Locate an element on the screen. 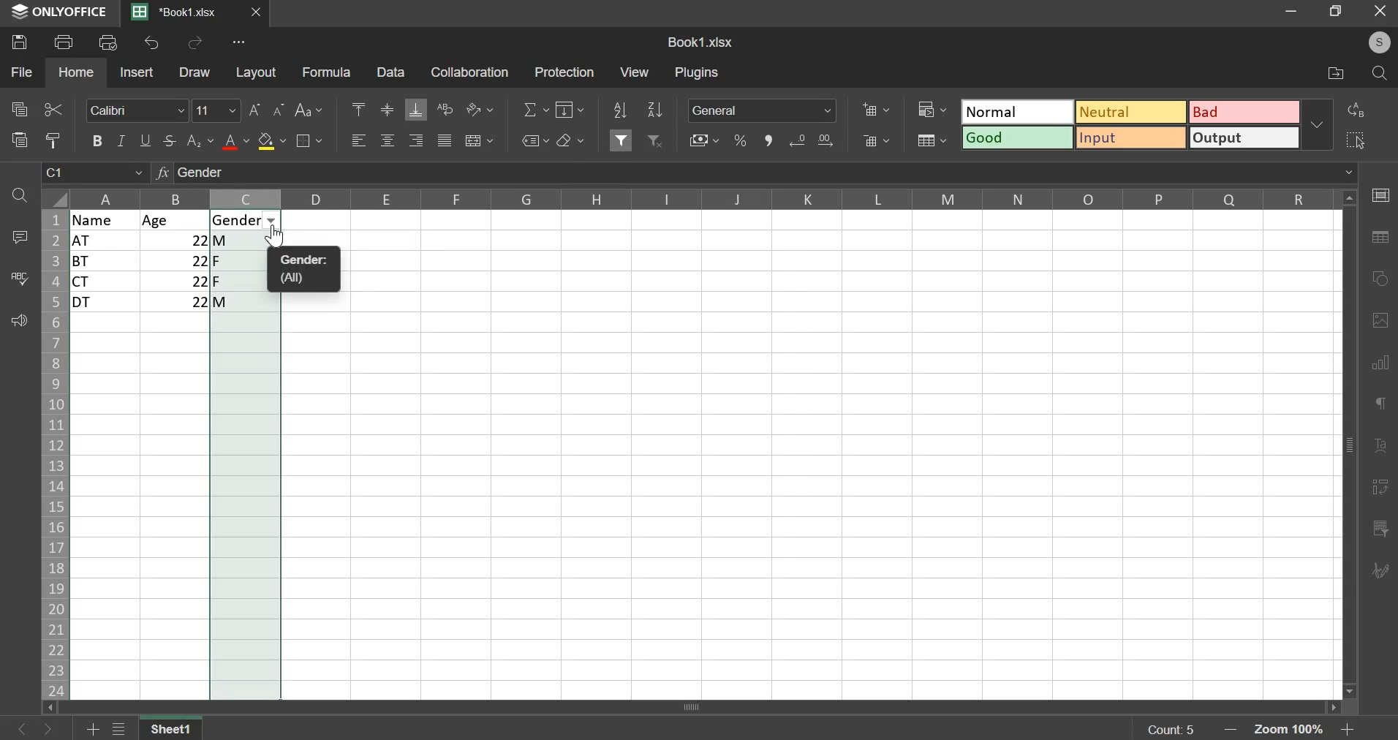 This screenshot has width=1398, height=740. scroll bar is located at coordinates (706, 707).